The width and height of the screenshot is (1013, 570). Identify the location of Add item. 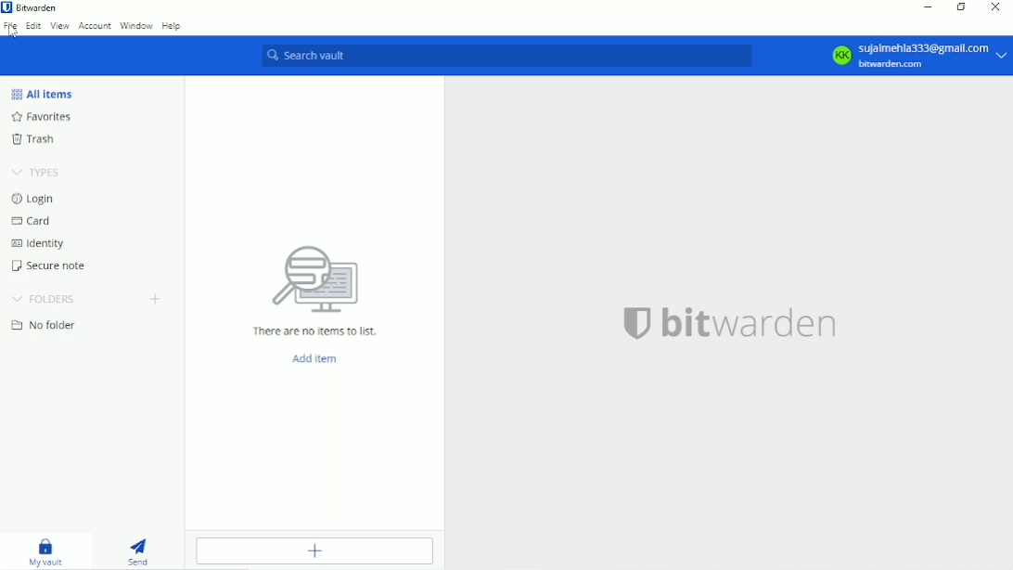
(315, 551).